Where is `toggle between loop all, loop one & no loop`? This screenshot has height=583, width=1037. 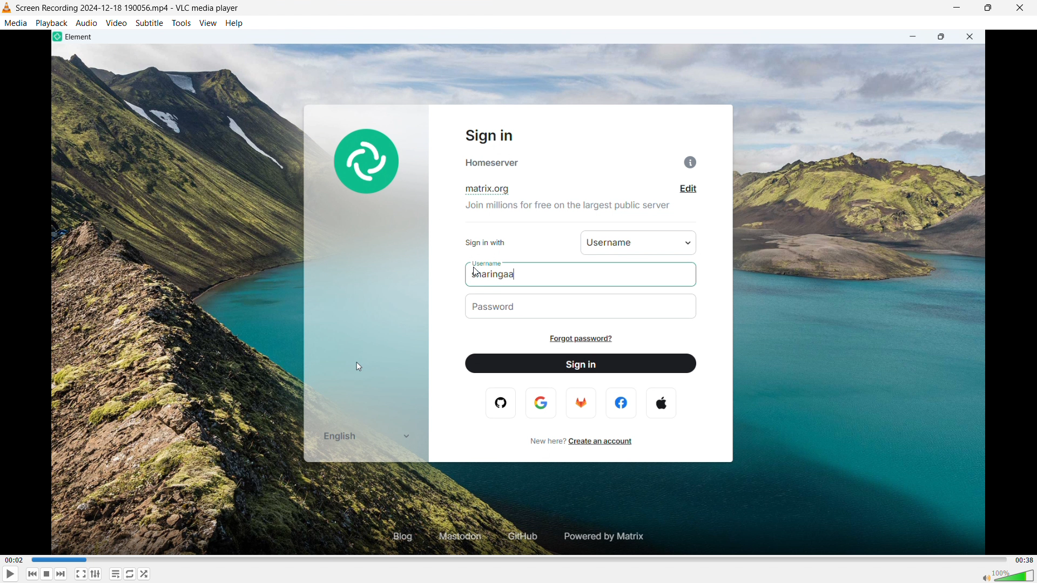
toggle between loop all, loop one & no loop is located at coordinates (130, 574).